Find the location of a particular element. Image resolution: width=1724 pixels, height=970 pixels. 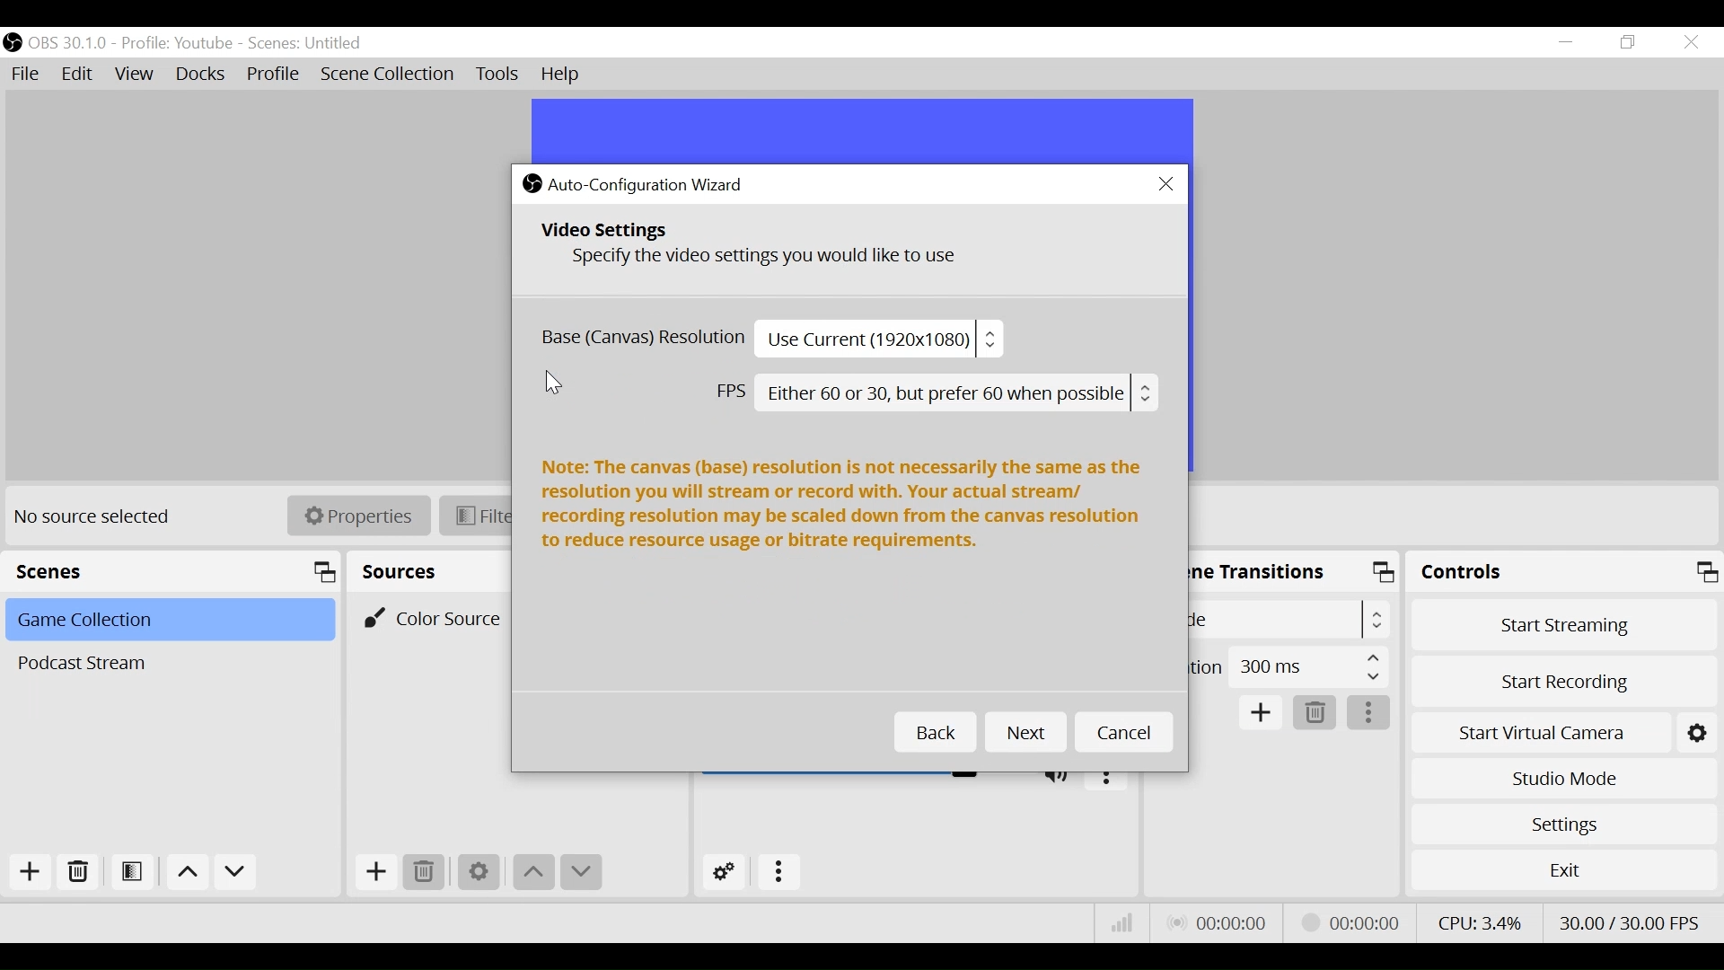

more options is located at coordinates (1369, 713).